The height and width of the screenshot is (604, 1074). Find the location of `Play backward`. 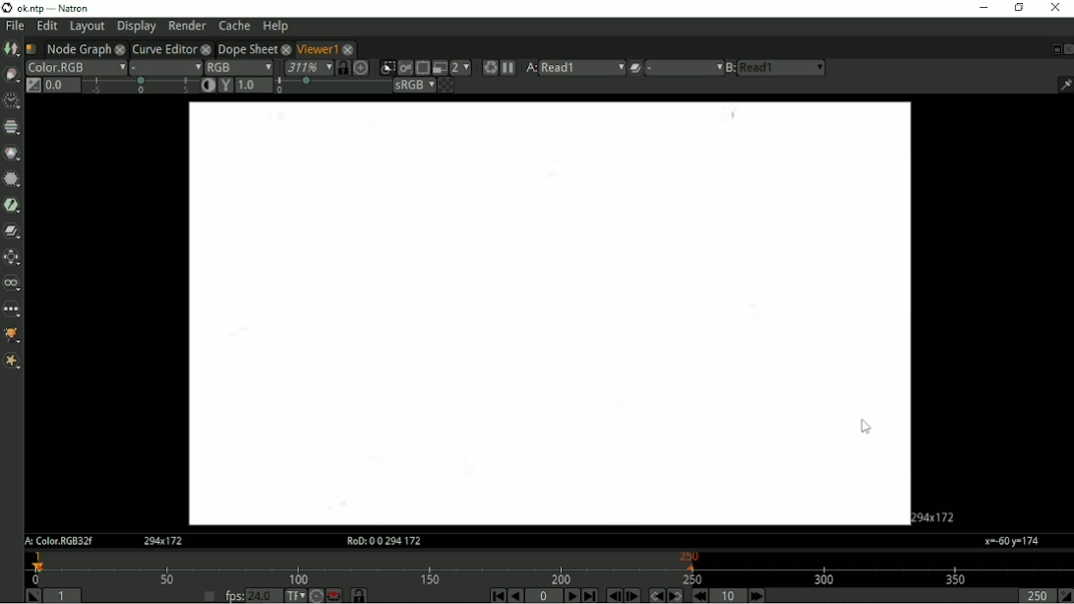

Play backward is located at coordinates (515, 595).